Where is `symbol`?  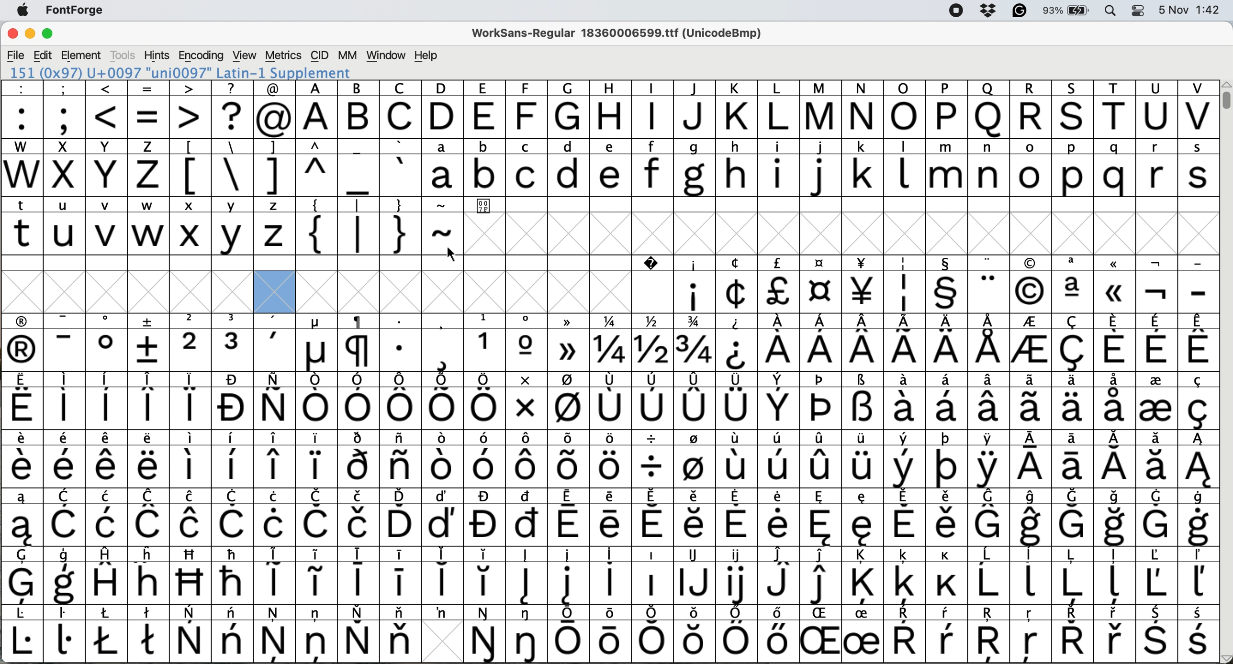 symbol is located at coordinates (400, 517).